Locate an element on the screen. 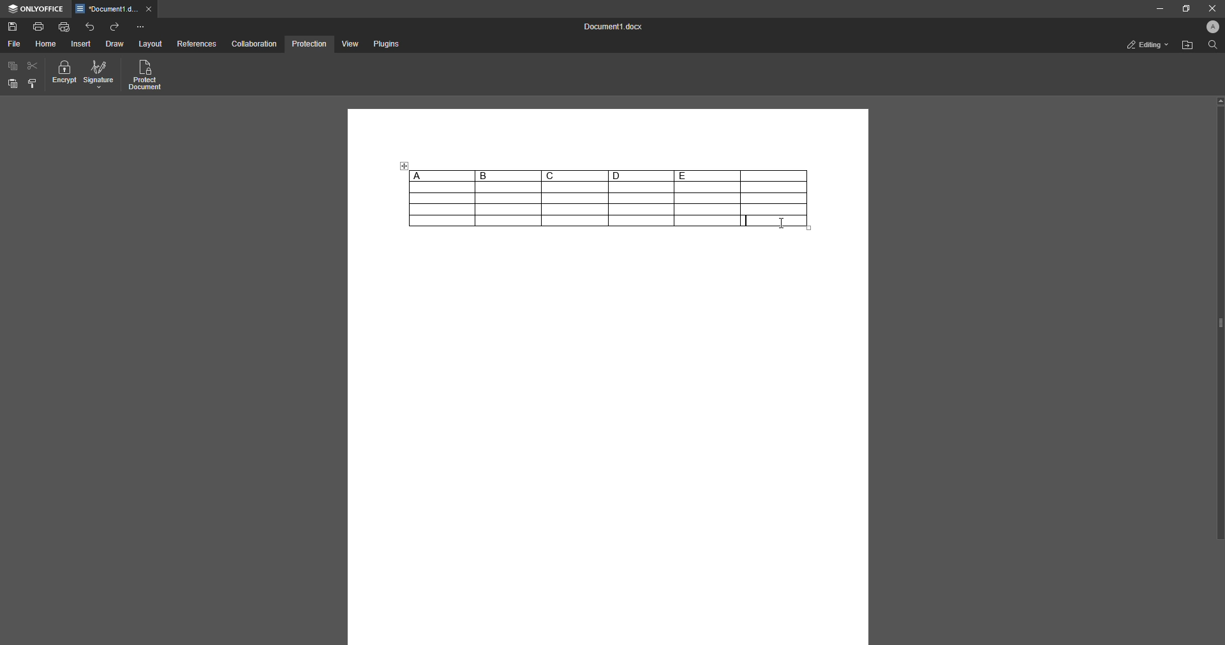  B is located at coordinates (508, 176).